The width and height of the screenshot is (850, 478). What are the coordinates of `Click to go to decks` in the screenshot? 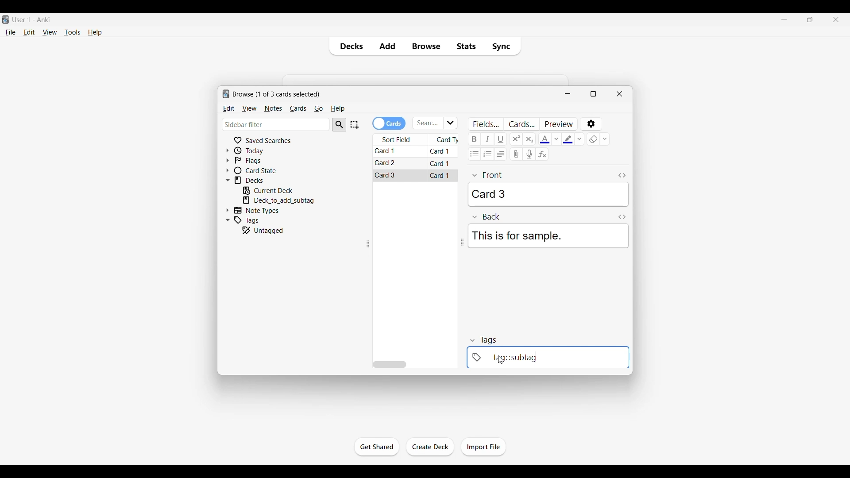 It's located at (263, 180).